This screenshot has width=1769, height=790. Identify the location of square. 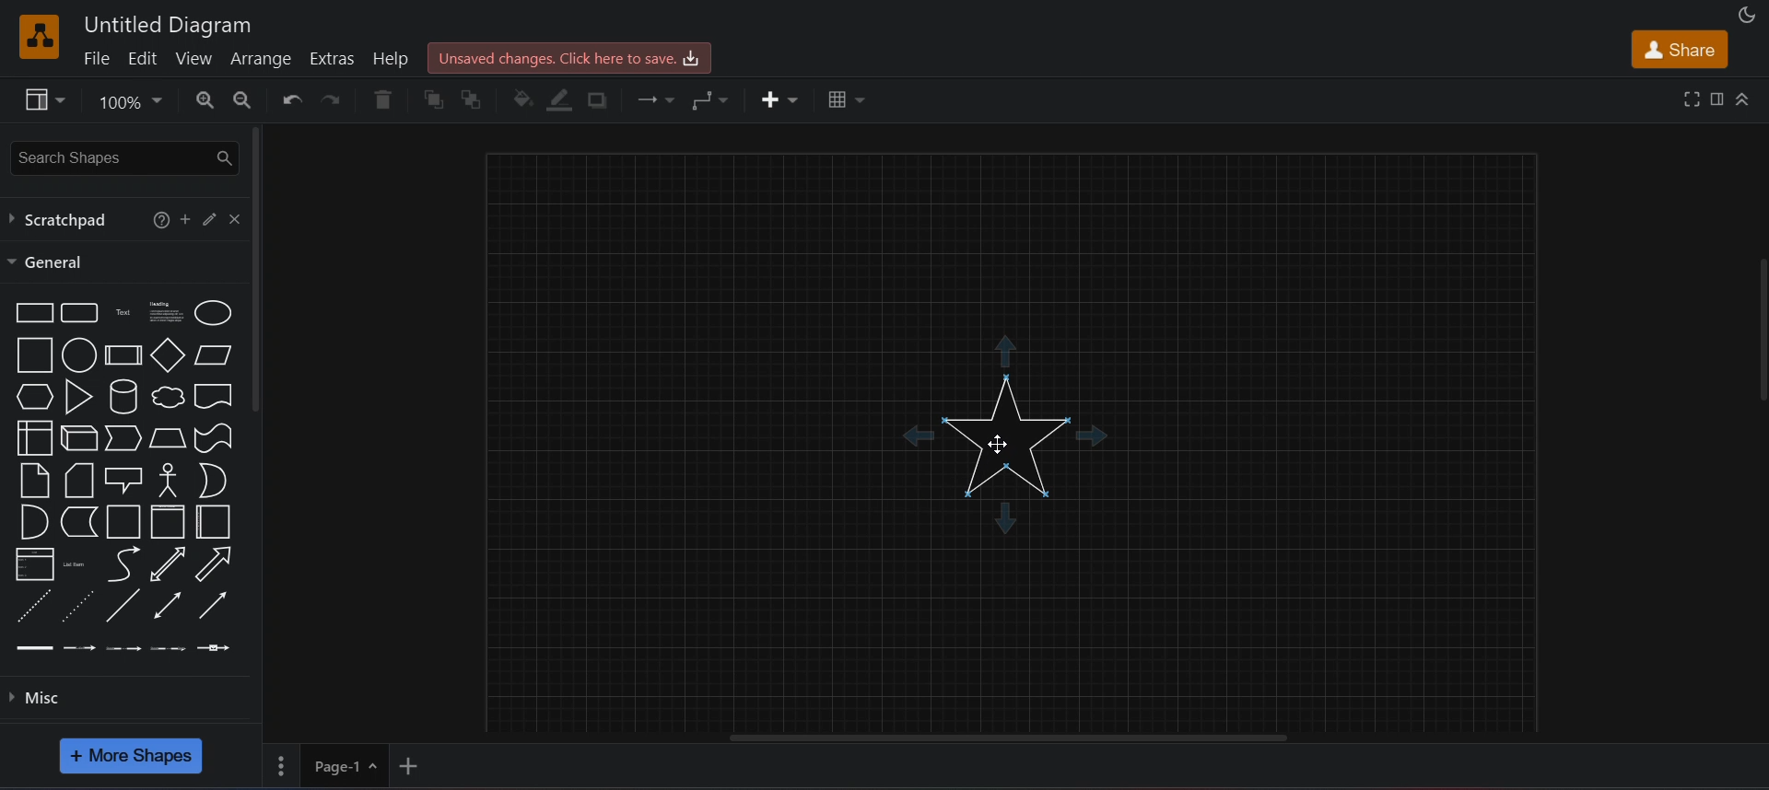
(32, 354).